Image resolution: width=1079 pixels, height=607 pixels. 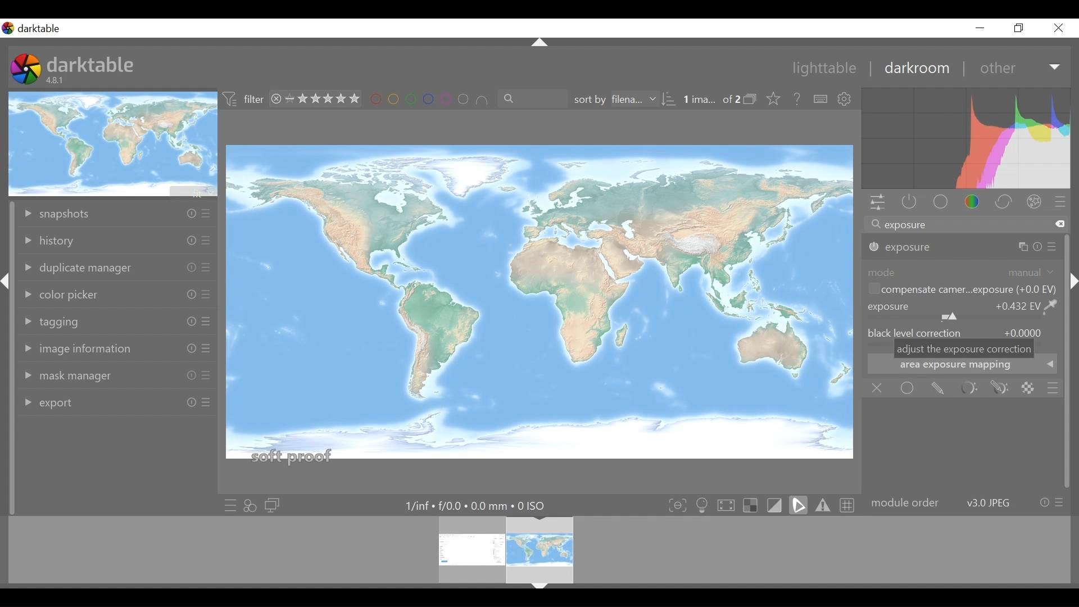 I want to click on , so click(x=206, y=350).